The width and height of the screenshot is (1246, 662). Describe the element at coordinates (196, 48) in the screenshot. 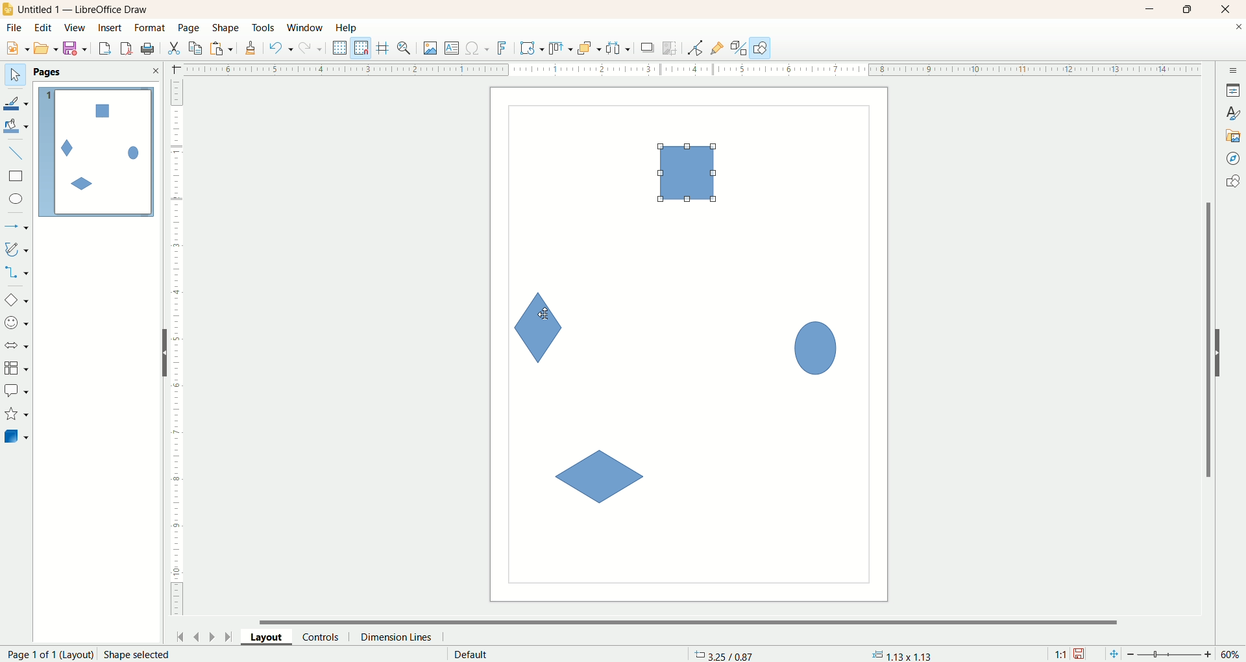

I see `copy` at that location.